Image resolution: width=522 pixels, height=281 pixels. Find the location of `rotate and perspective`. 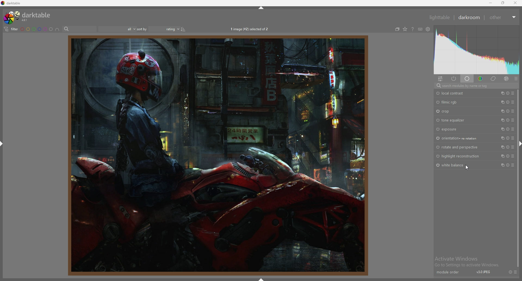

rotate and perspective is located at coordinates (458, 147).